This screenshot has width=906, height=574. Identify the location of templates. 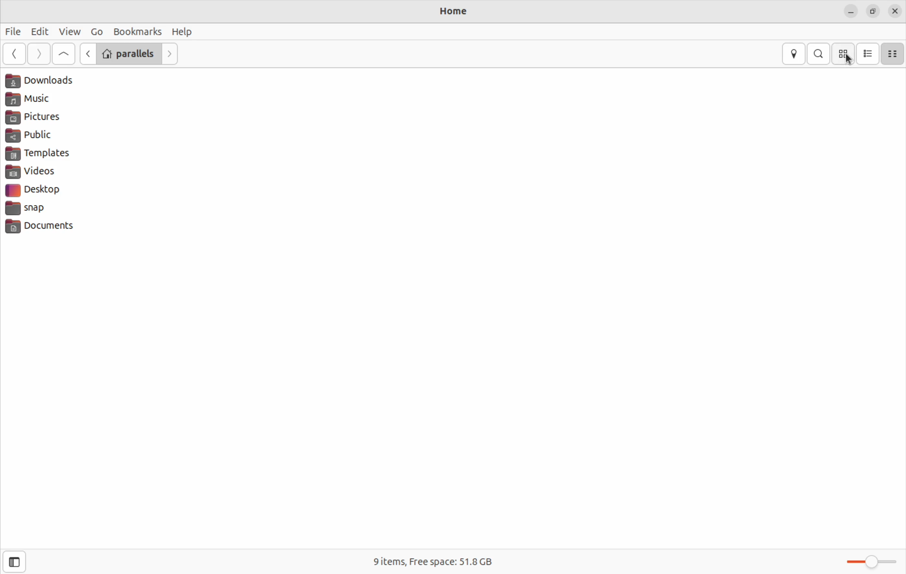
(42, 155).